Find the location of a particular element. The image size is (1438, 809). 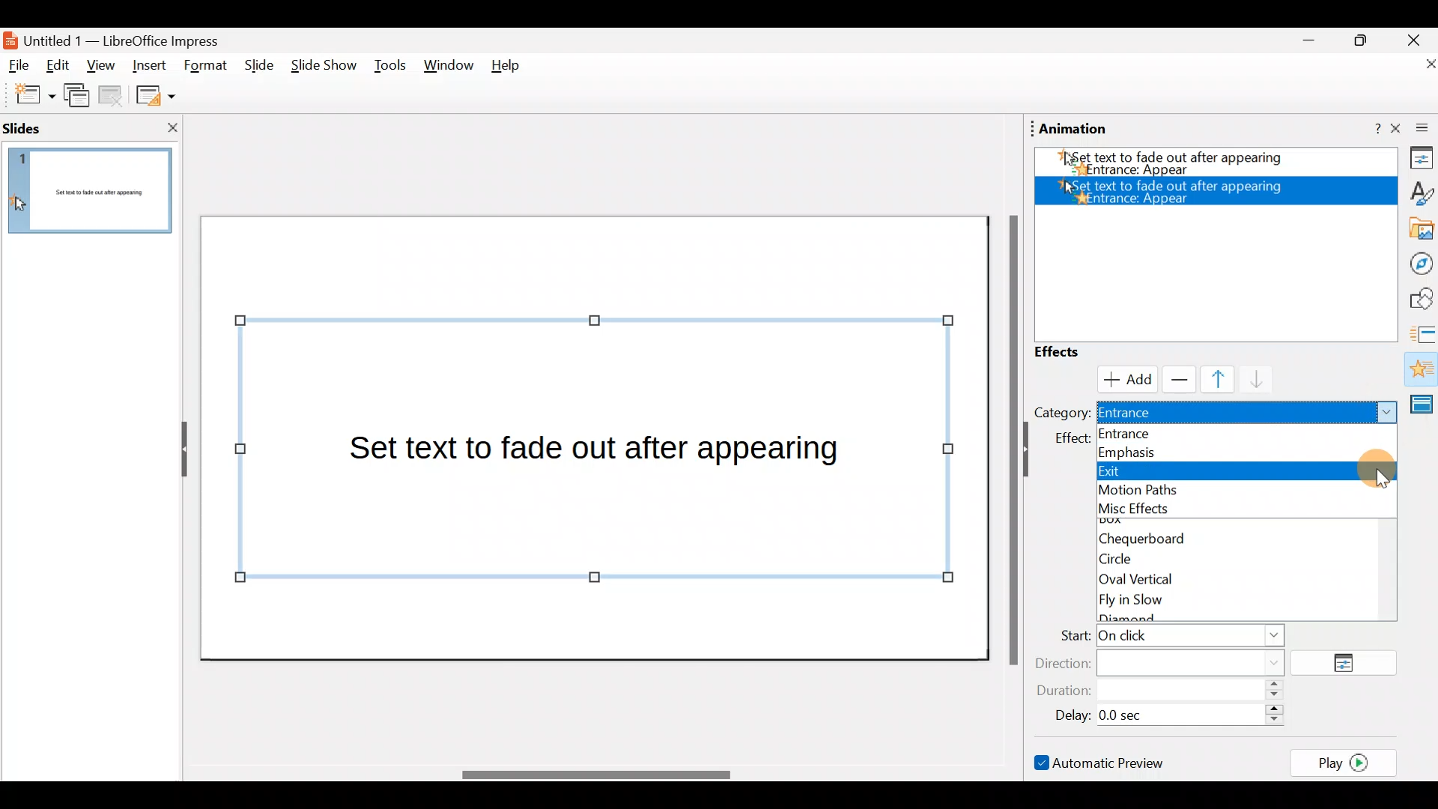

Properties is located at coordinates (1417, 160).